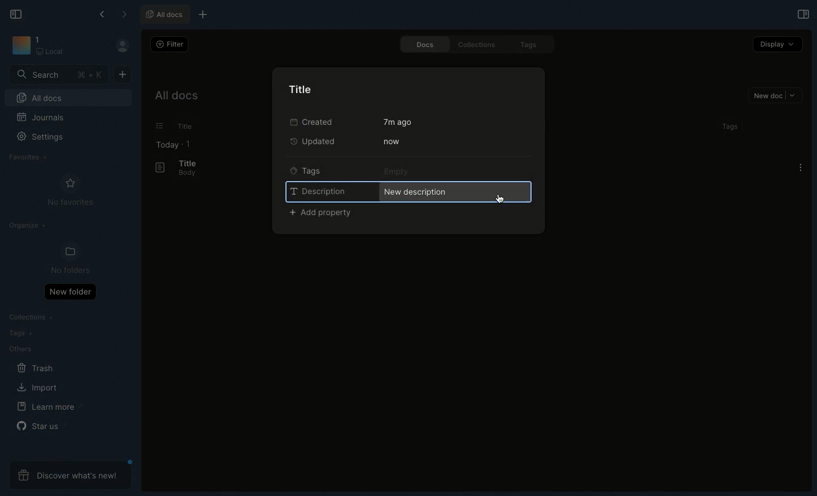 Image resolution: width=817 pixels, height=496 pixels. What do you see at coordinates (420, 44) in the screenshot?
I see `Docs` at bounding box center [420, 44].